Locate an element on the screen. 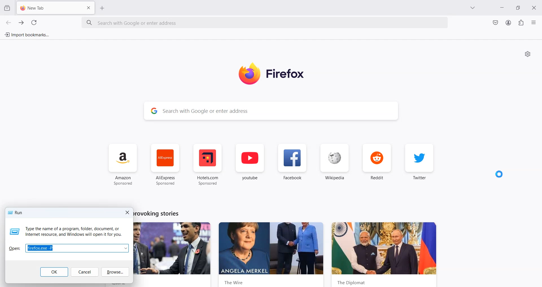  open is located at coordinates (14, 248).